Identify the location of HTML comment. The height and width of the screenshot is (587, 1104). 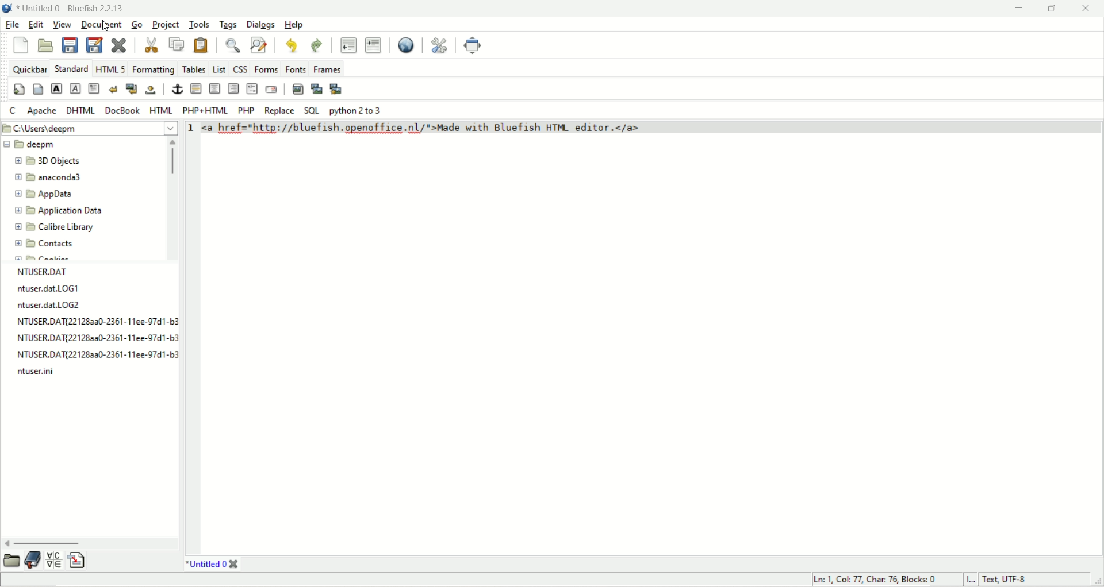
(252, 90).